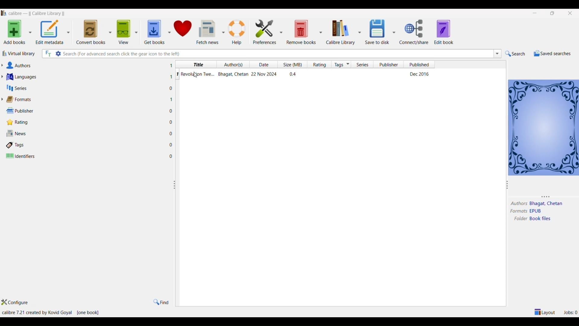 This screenshot has width=579, height=326. What do you see at coordinates (177, 74) in the screenshot?
I see `1` at bounding box center [177, 74].